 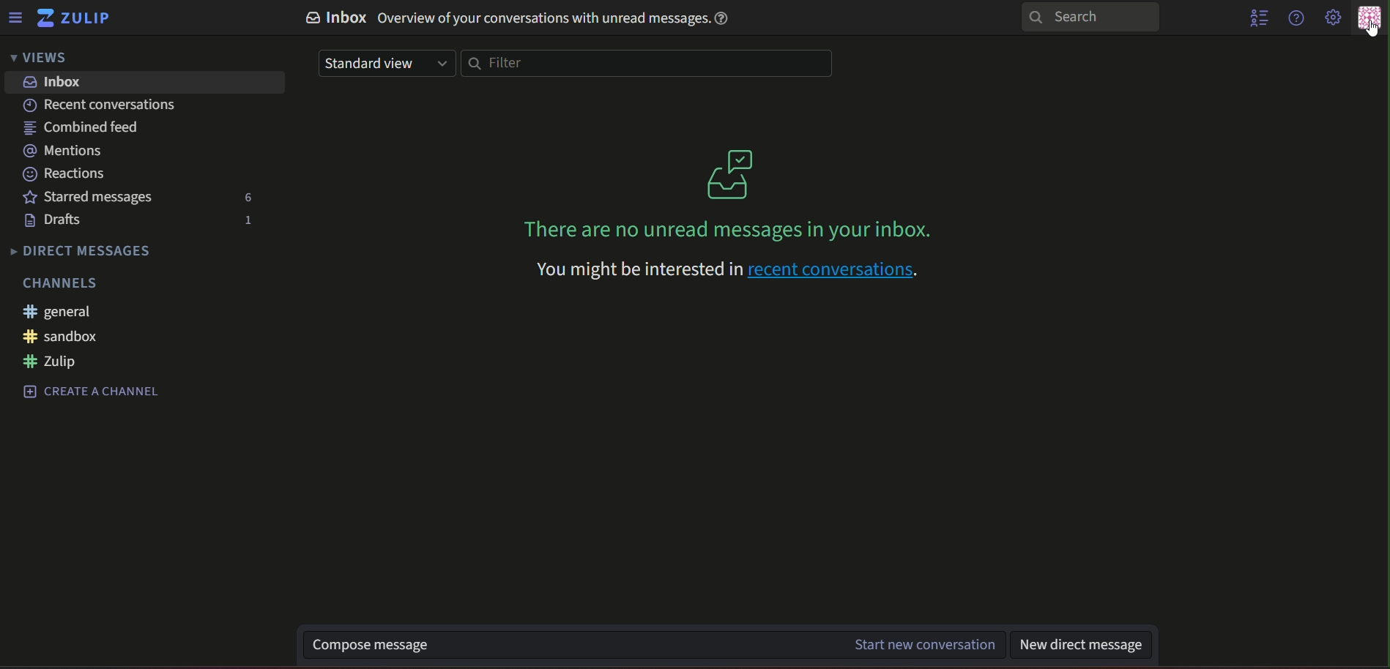 What do you see at coordinates (1255, 19) in the screenshot?
I see `hide menu` at bounding box center [1255, 19].